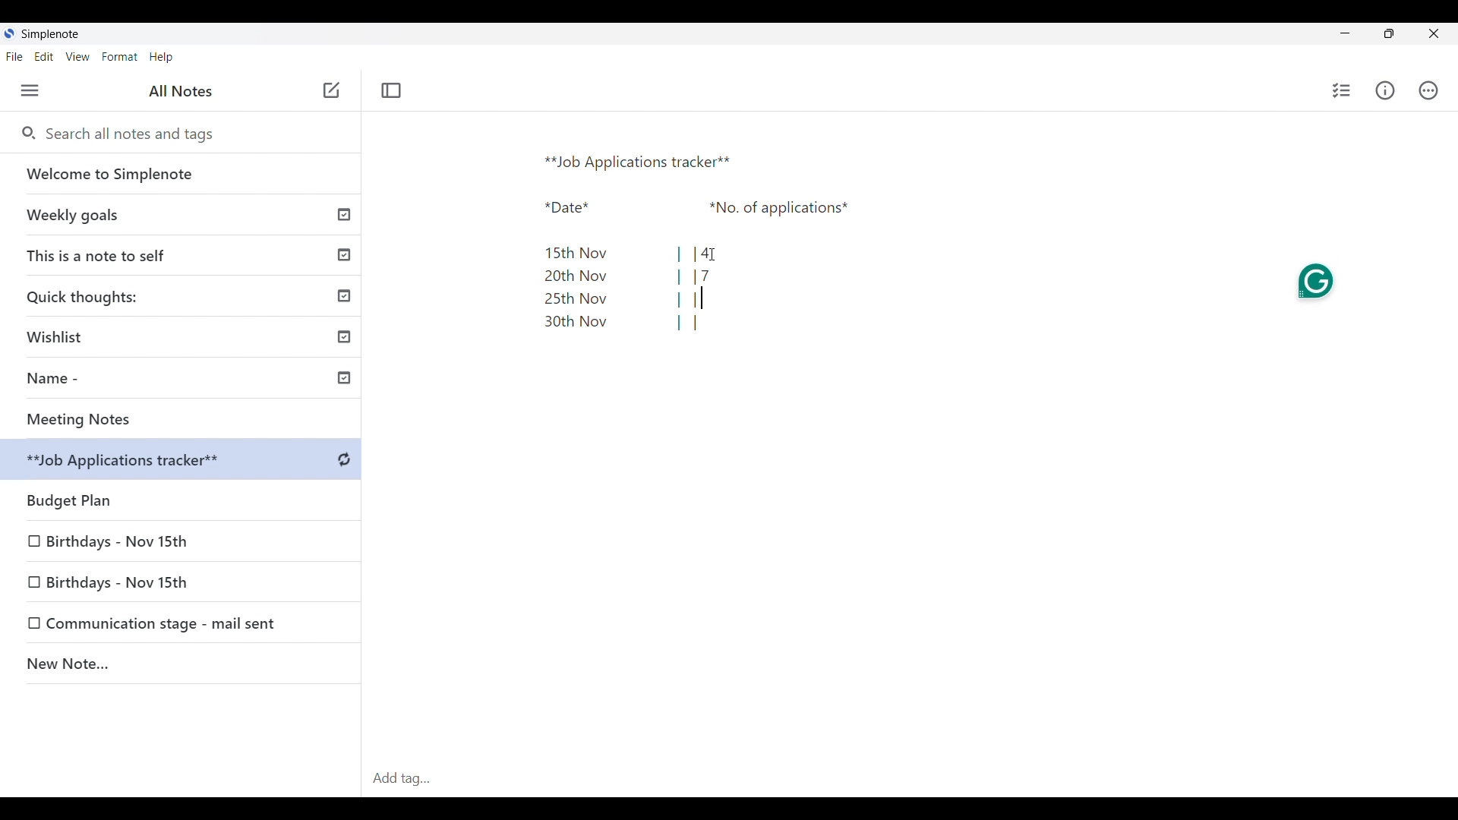 The width and height of the screenshot is (1458, 820). What do you see at coordinates (8, 33) in the screenshot?
I see `Software logo` at bounding box center [8, 33].